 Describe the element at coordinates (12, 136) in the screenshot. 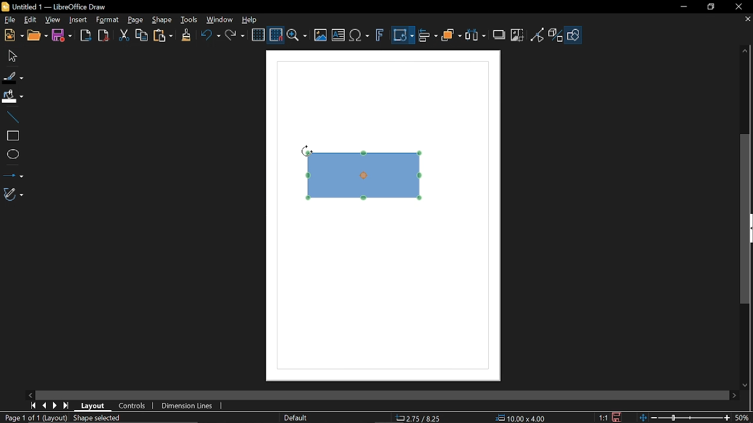

I see `Rectangle` at that location.